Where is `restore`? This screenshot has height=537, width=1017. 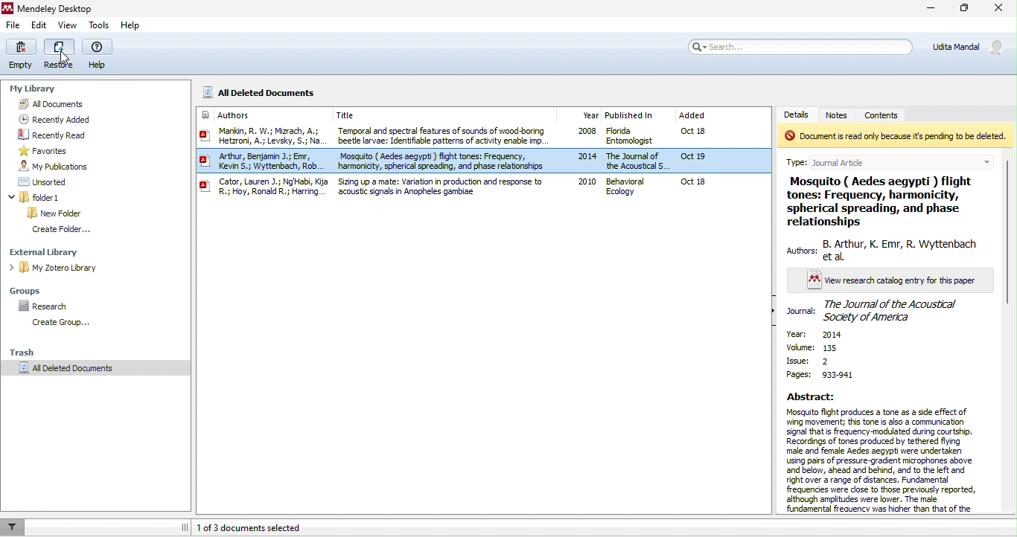 restore is located at coordinates (61, 54).